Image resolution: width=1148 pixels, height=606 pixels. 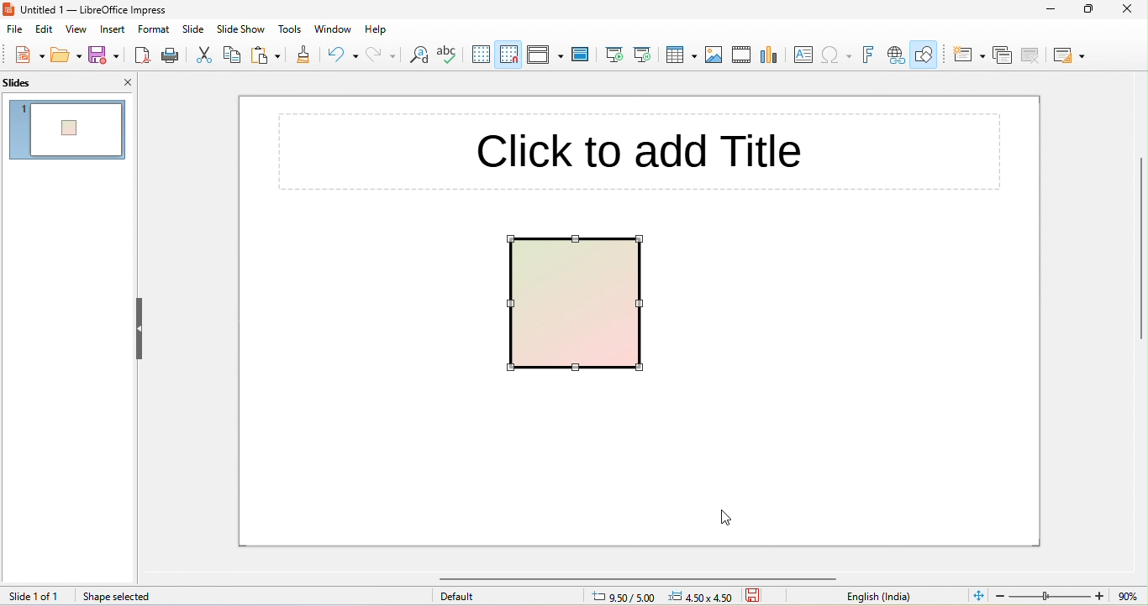 What do you see at coordinates (203, 54) in the screenshot?
I see `cut` at bounding box center [203, 54].